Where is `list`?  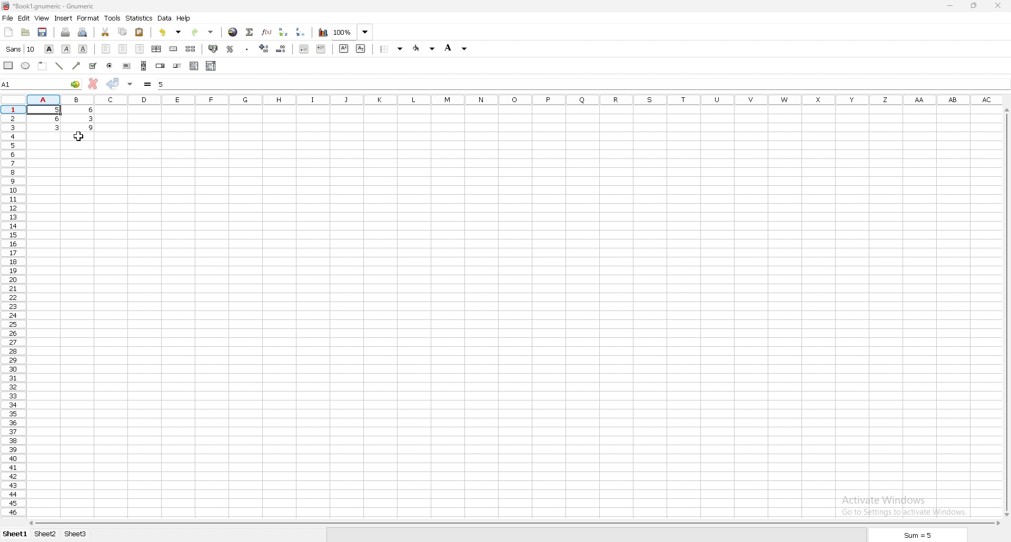 list is located at coordinates (194, 65).